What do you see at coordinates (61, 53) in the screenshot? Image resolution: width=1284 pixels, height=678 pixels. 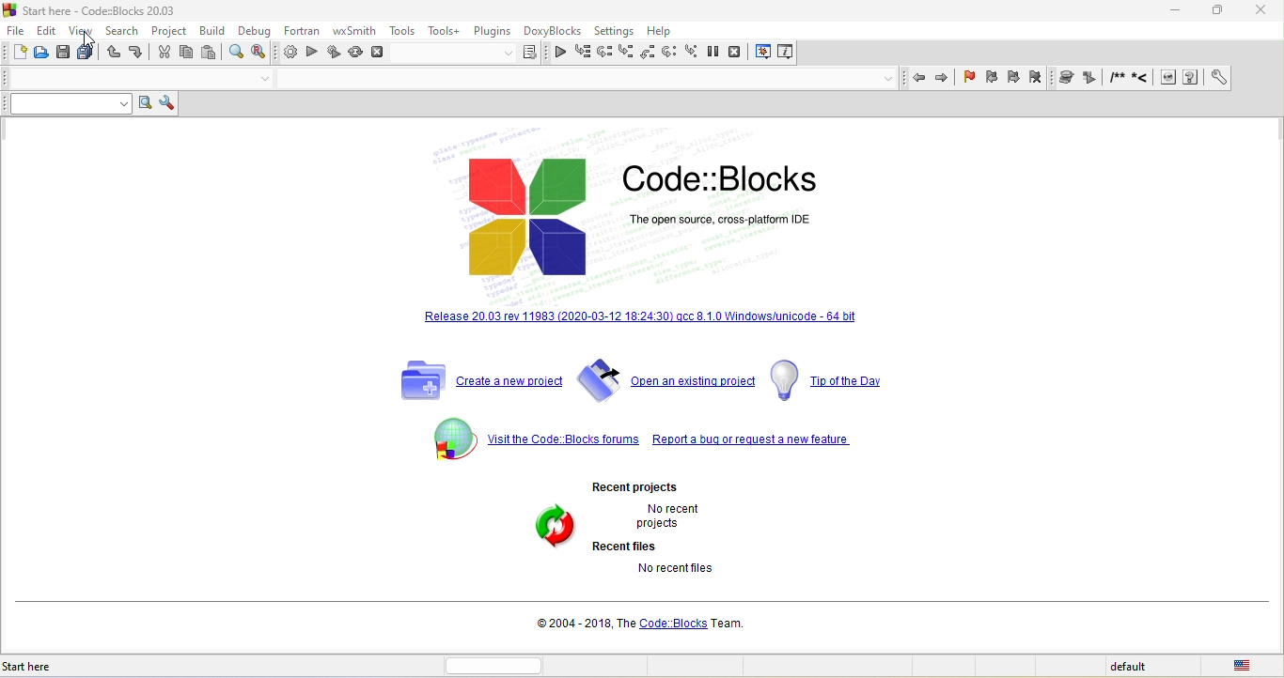 I see `save` at bounding box center [61, 53].